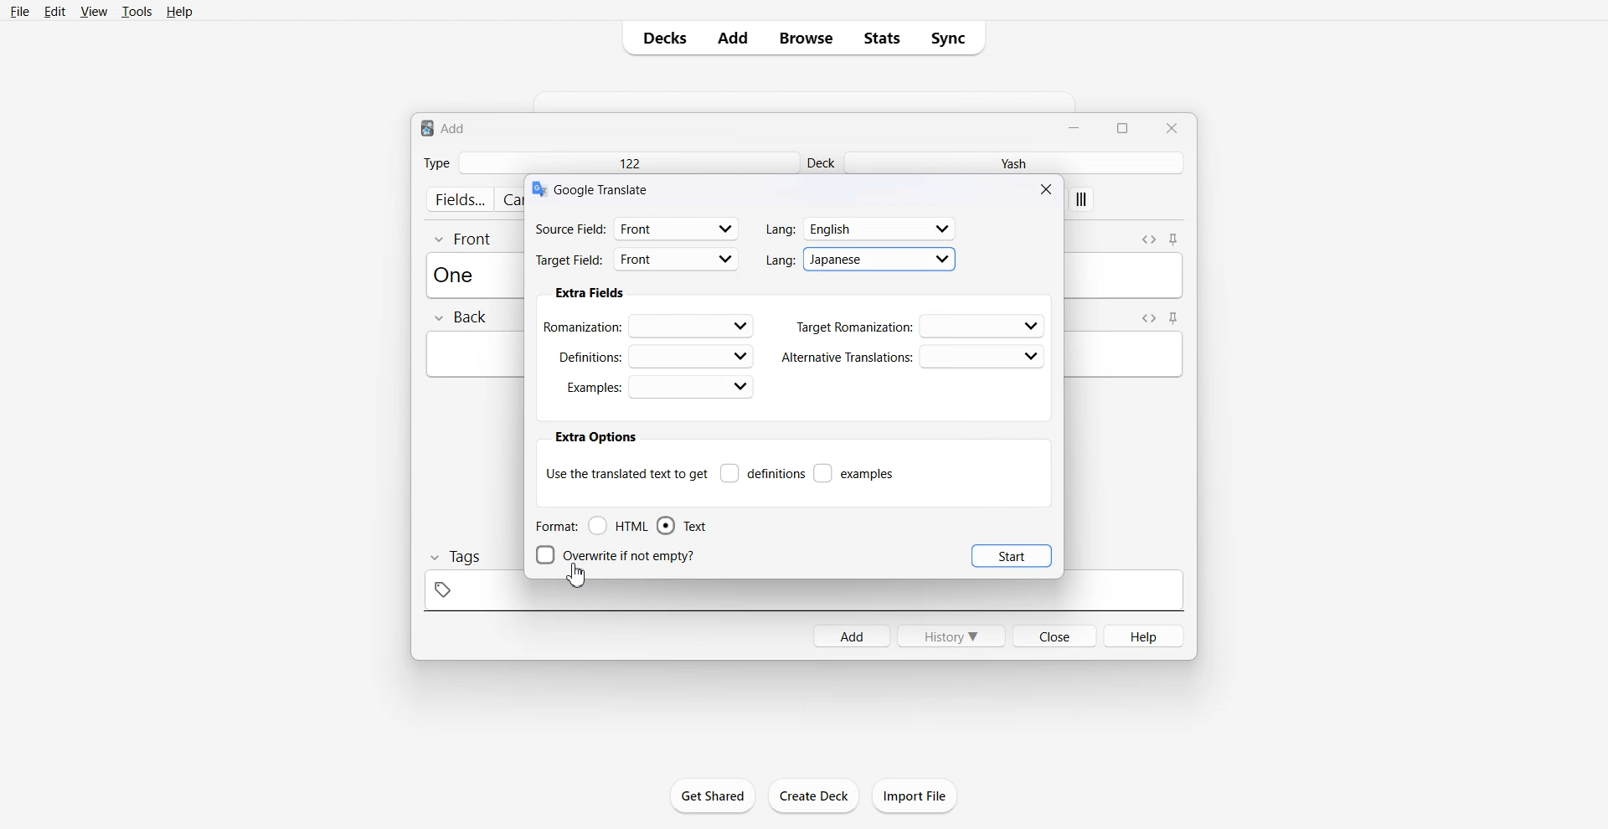  Describe the element at coordinates (652, 325) in the screenshot. I see `Romanization:` at that location.